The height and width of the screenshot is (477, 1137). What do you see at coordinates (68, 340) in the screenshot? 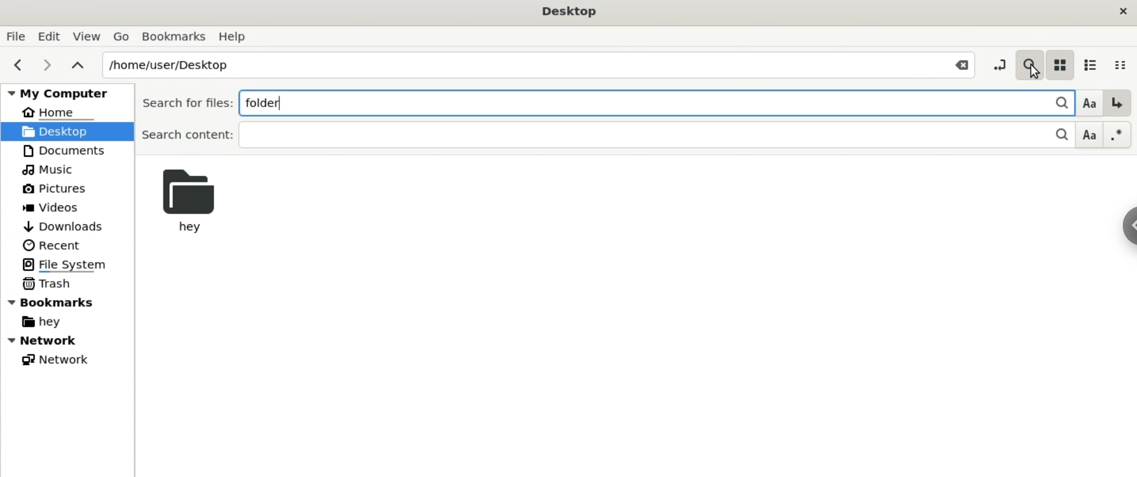
I see `Network` at bounding box center [68, 340].